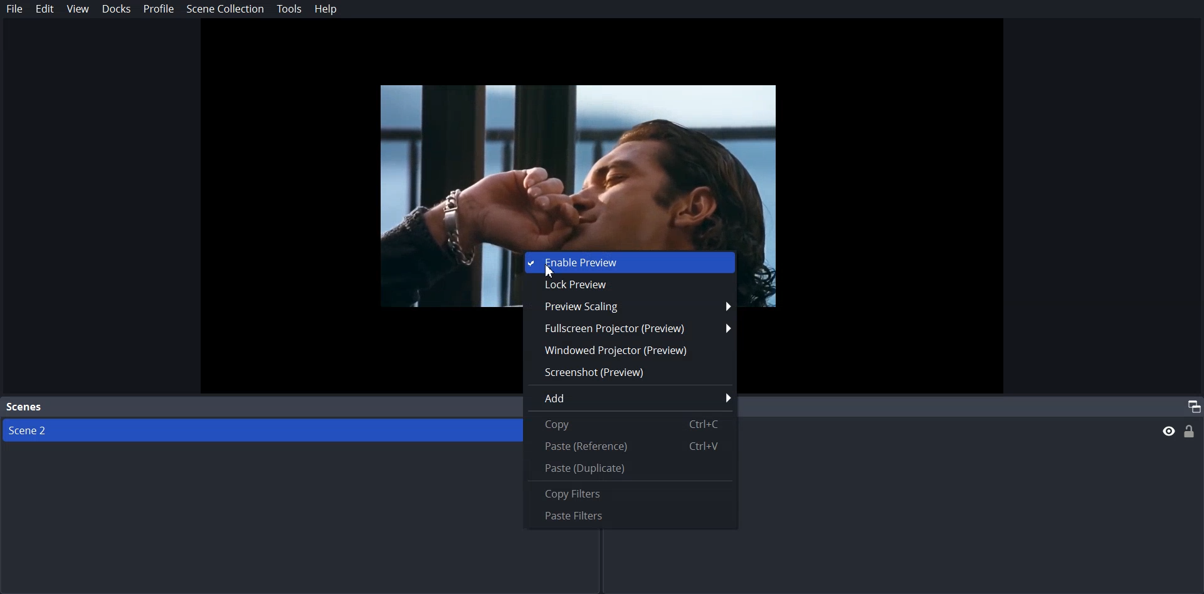 The height and width of the screenshot is (594, 1204). Describe the element at coordinates (1190, 431) in the screenshot. I see `Lock` at that location.